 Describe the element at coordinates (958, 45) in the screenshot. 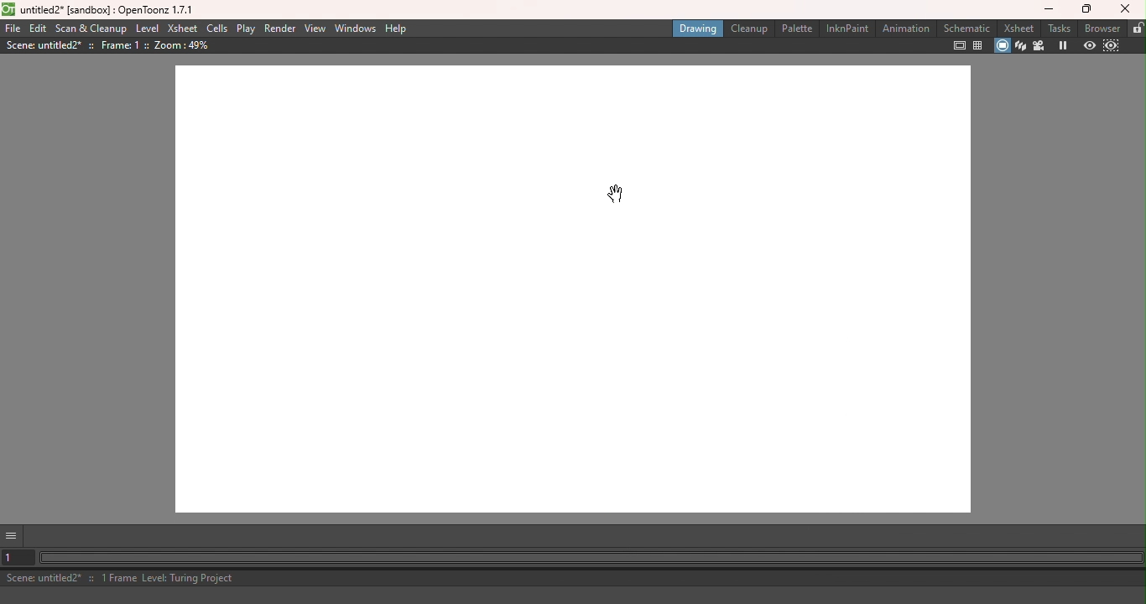

I see `Safe area` at that location.